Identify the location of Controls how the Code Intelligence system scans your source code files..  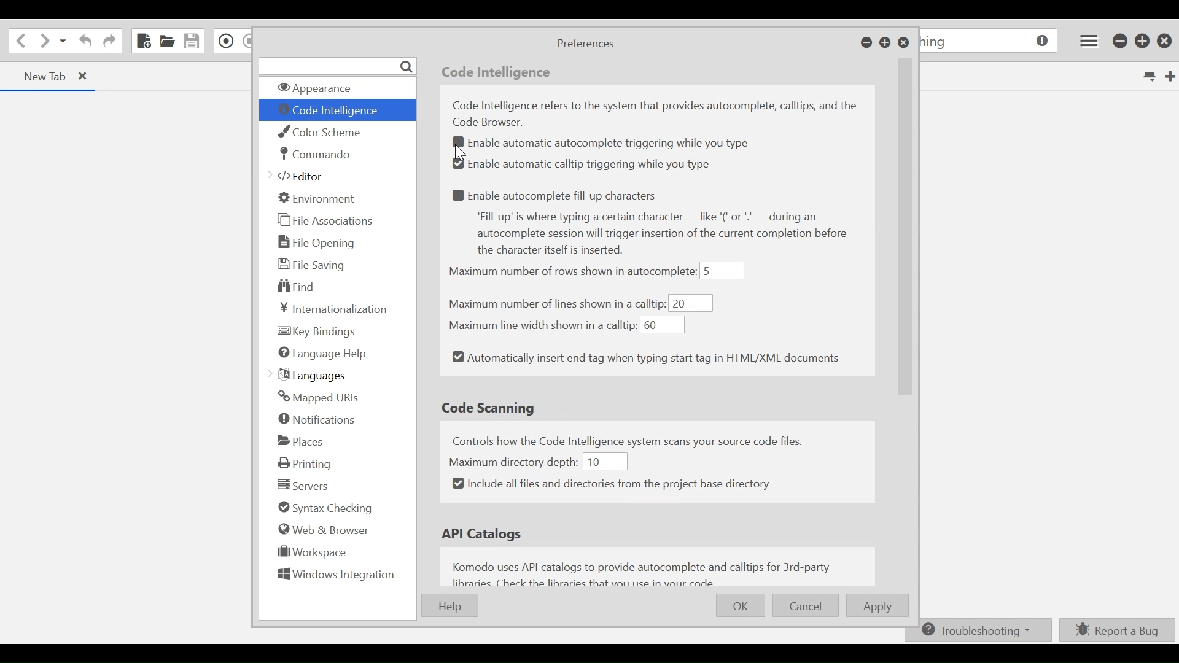
(643, 440).